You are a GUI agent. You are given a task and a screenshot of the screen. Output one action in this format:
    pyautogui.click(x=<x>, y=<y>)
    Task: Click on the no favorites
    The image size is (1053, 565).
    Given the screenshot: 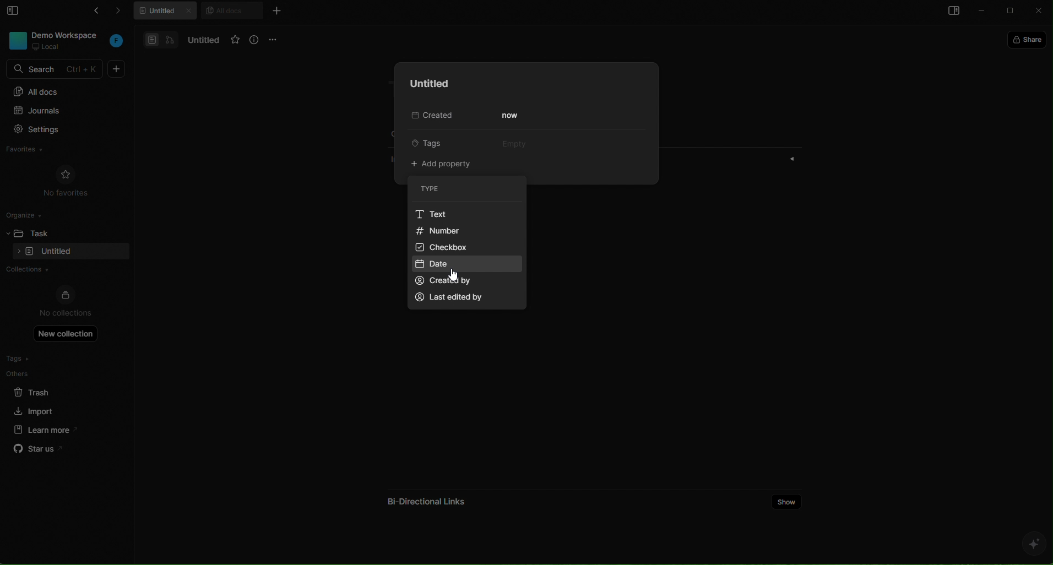 What is the action you would take?
    pyautogui.click(x=66, y=180)
    